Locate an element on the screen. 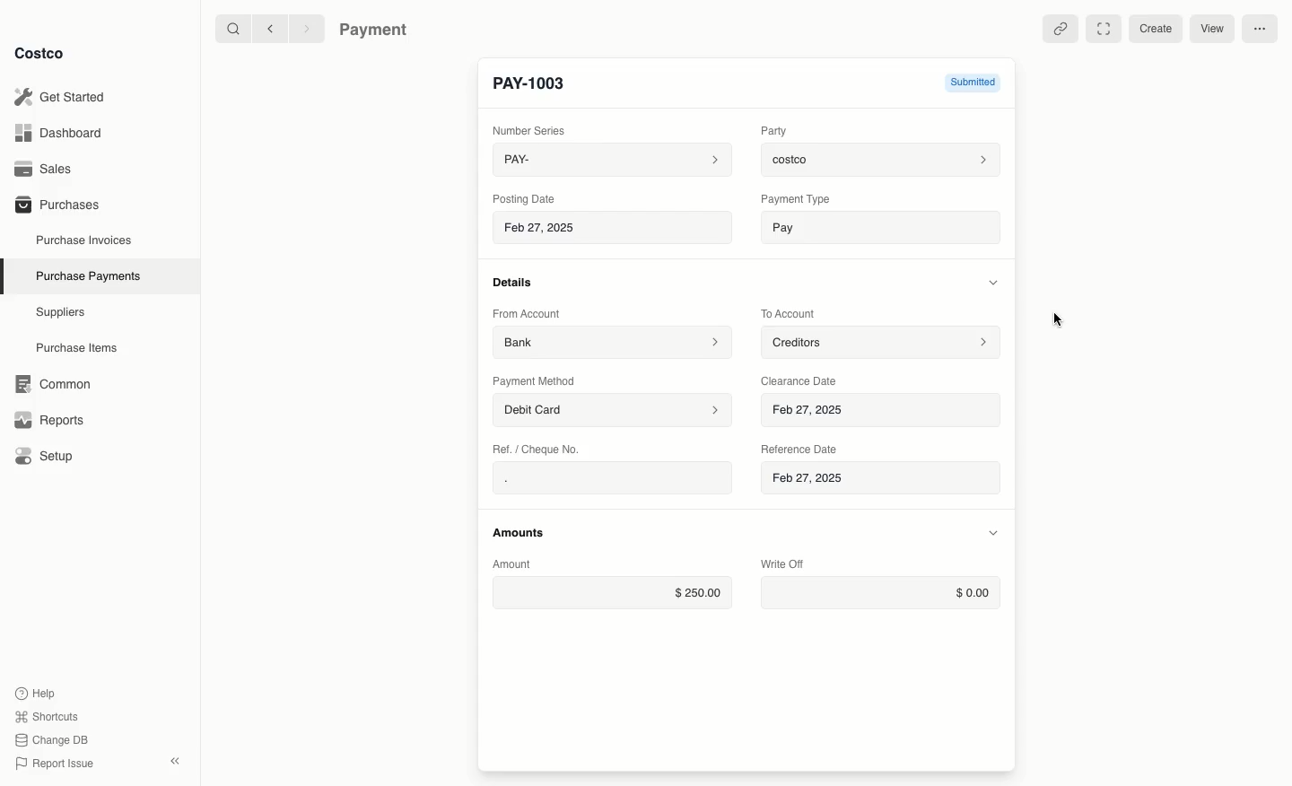 This screenshot has width=1292, height=786. Details is located at coordinates (518, 282).